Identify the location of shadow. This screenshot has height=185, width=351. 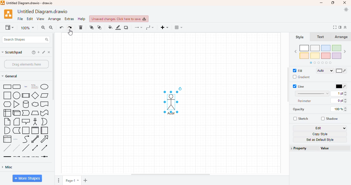
(329, 119).